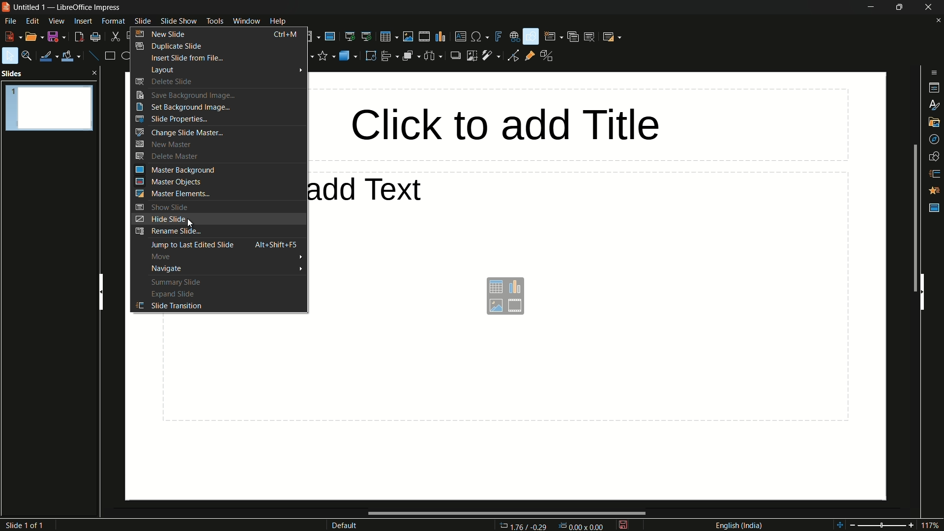  I want to click on help menu, so click(278, 21).